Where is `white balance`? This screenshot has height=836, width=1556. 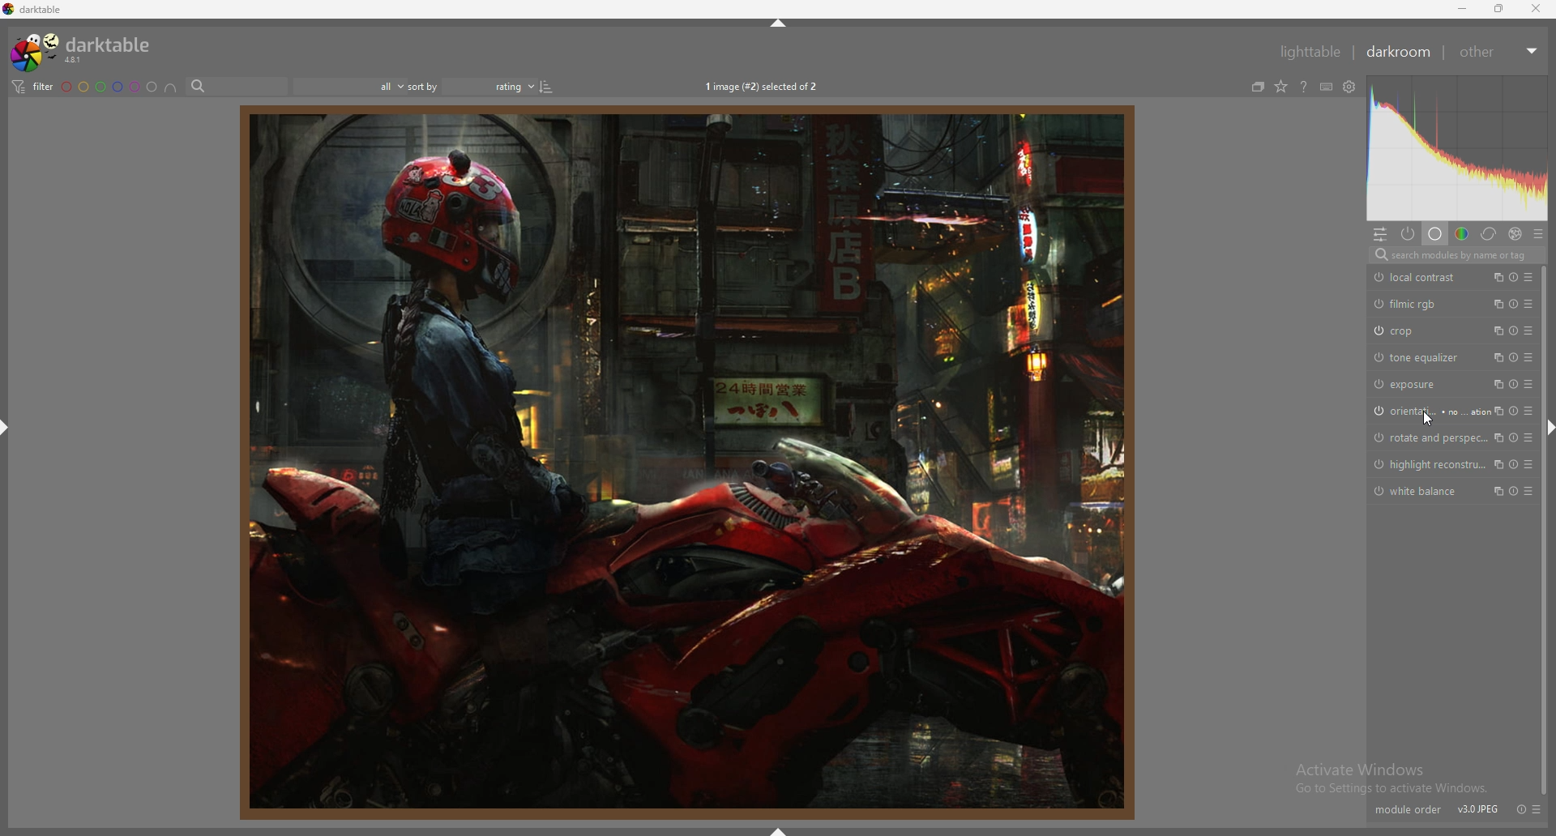 white balance is located at coordinates (1422, 492).